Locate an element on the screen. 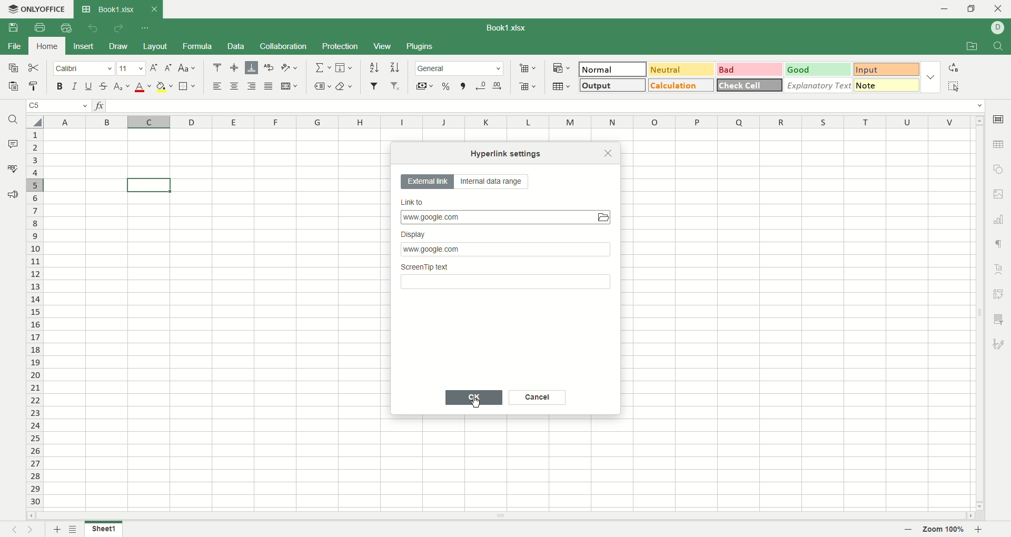 The width and height of the screenshot is (1011, 537). increase font size is located at coordinates (153, 69).